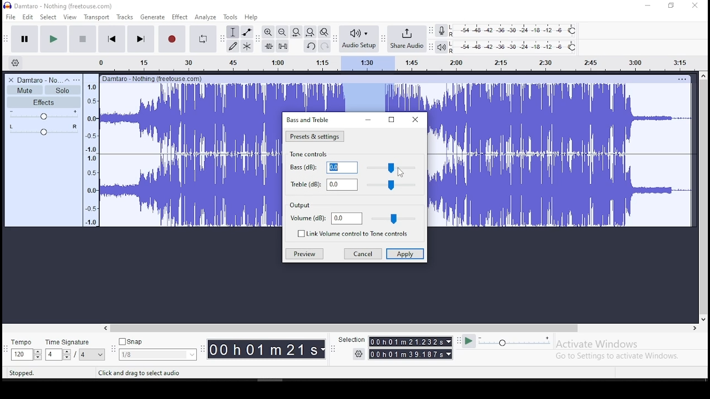 The width and height of the screenshot is (710, 399). I want to click on Go to Settings to activate Windows., so click(619, 356).